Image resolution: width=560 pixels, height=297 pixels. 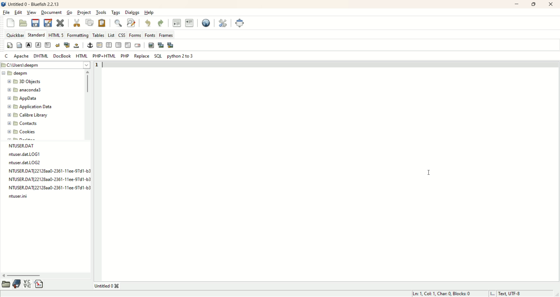 What do you see at coordinates (78, 35) in the screenshot?
I see `formatting` at bounding box center [78, 35].